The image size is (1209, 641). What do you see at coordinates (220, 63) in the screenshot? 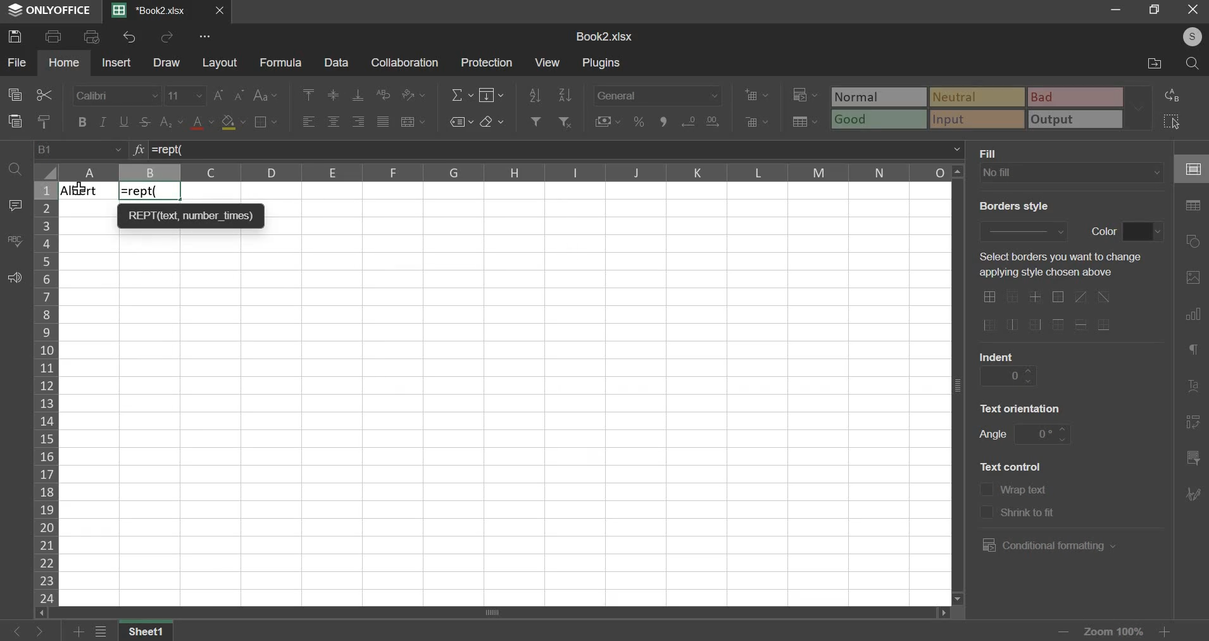
I see `layout` at bounding box center [220, 63].